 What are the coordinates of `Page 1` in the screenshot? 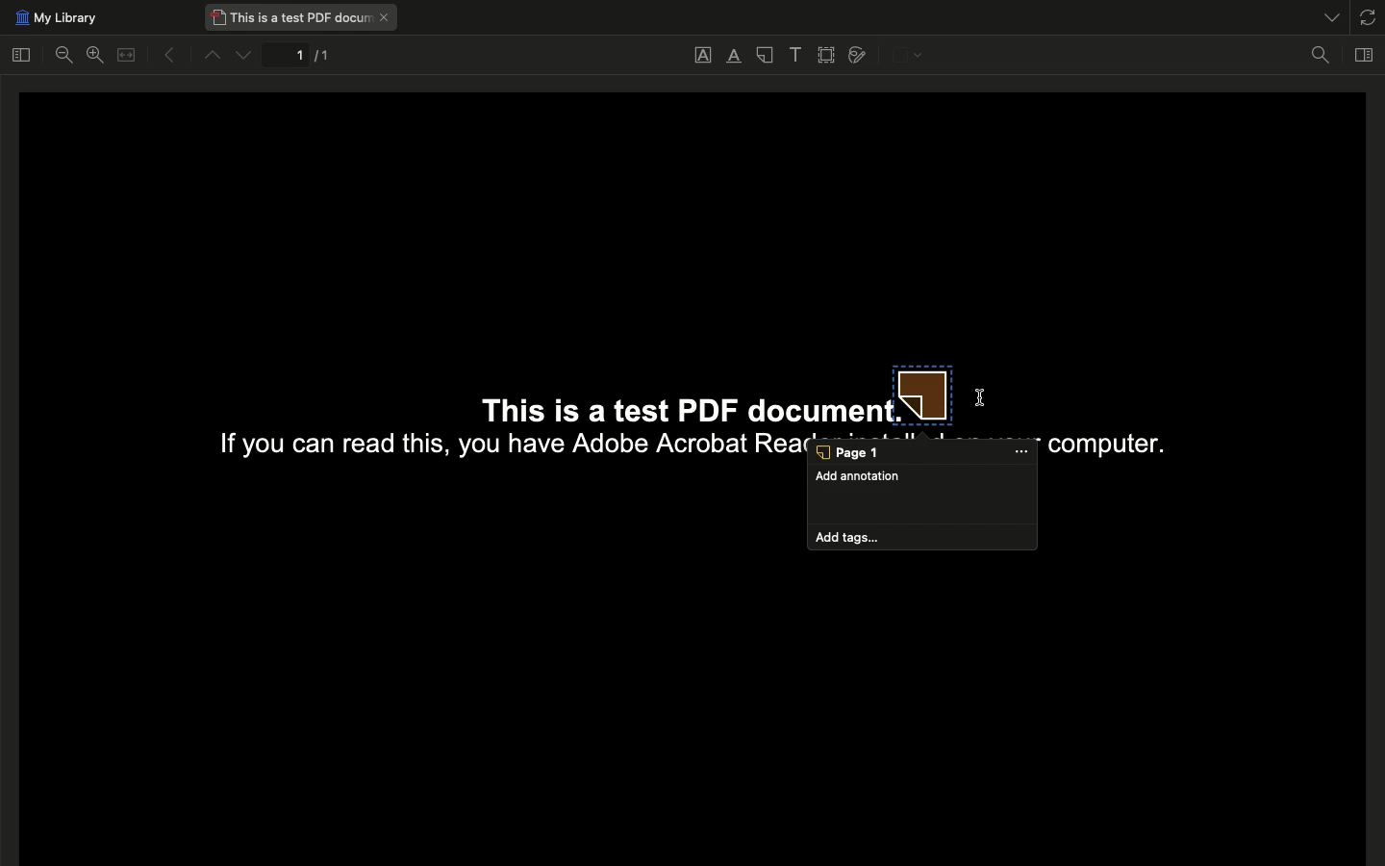 It's located at (922, 454).